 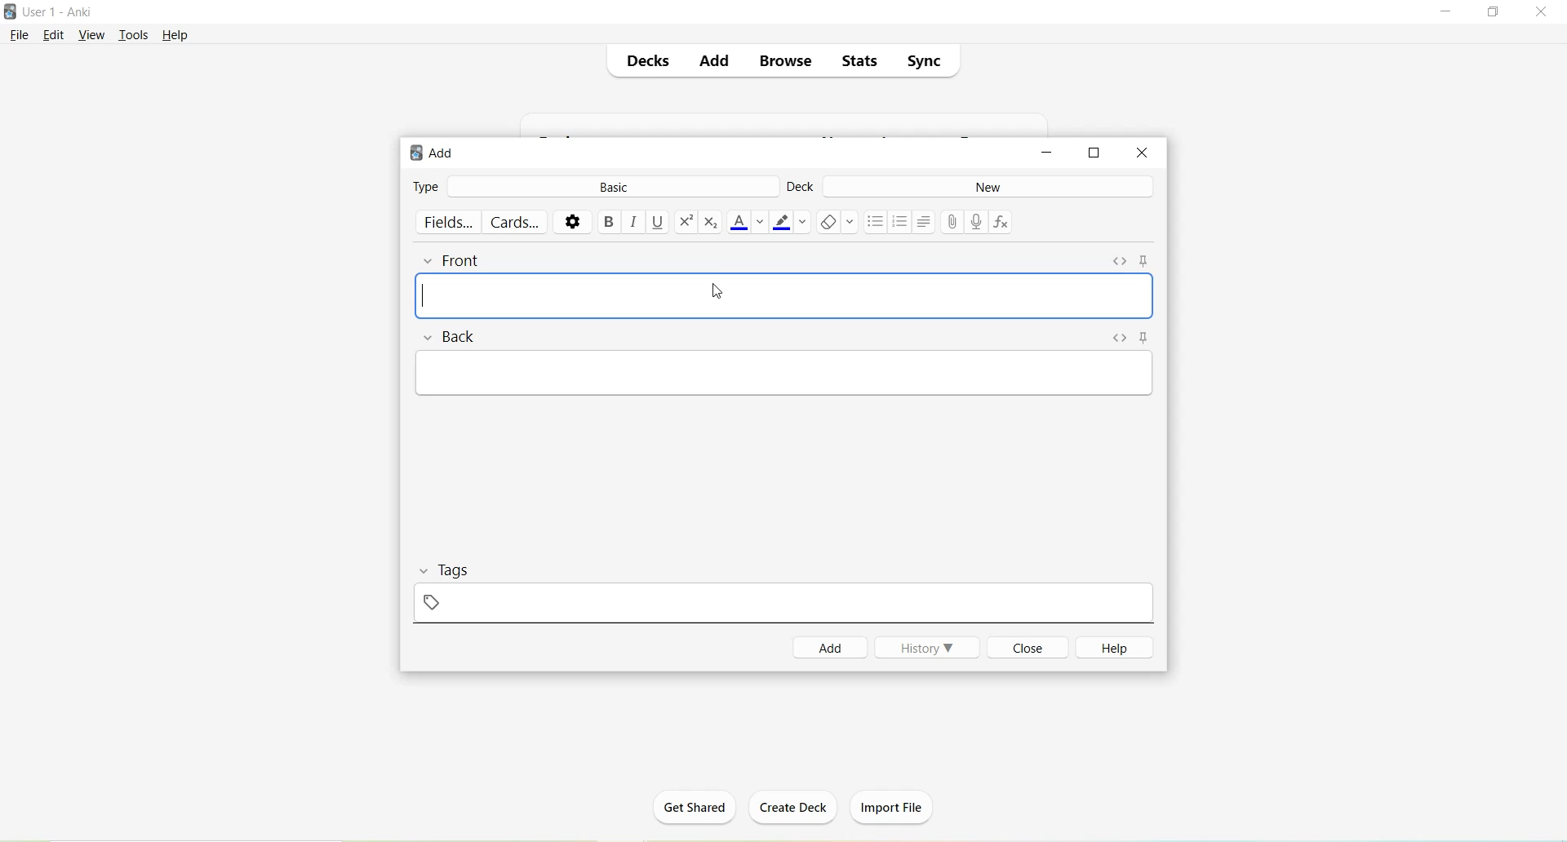 What do you see at coordinates (609, 221) in the screenshot?
I see `Bold` at bounding box center [609, 221].